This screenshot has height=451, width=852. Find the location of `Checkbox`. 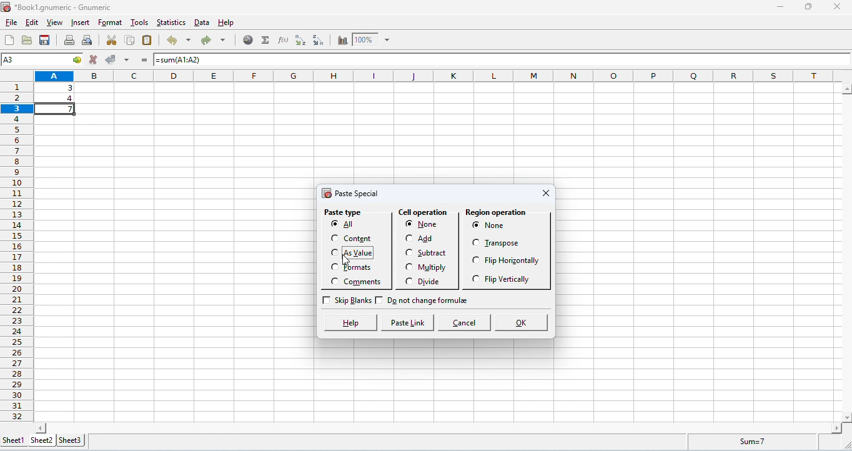

Checkbox is located at coordinates (334, 282).